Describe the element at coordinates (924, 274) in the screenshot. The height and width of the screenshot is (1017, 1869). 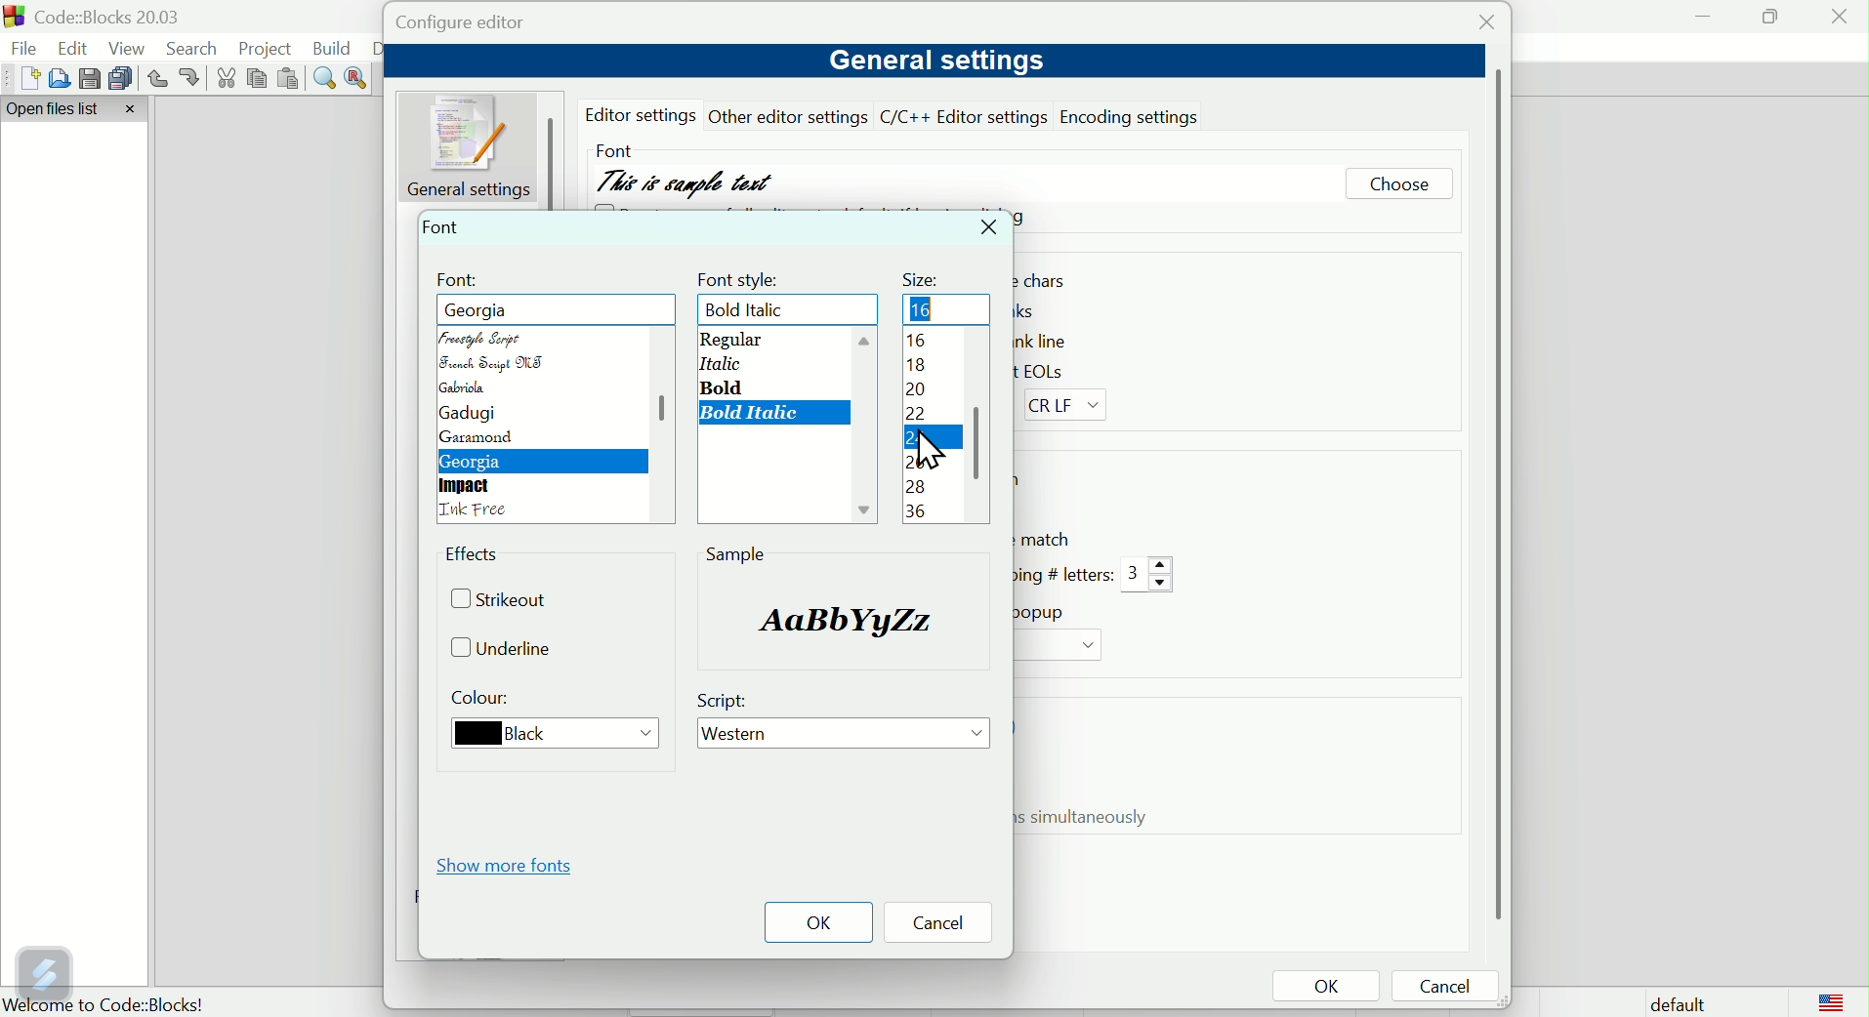
I see `Size` at that location.